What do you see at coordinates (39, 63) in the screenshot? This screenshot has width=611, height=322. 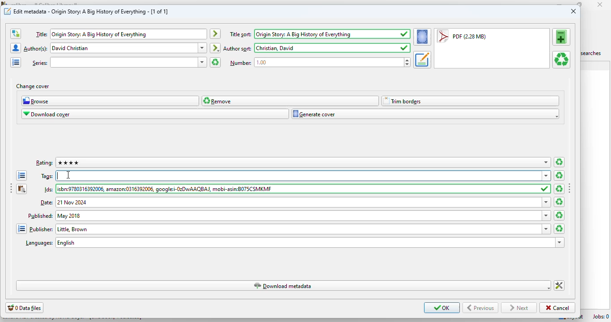 I see `text` at bounding box center [39, 63].